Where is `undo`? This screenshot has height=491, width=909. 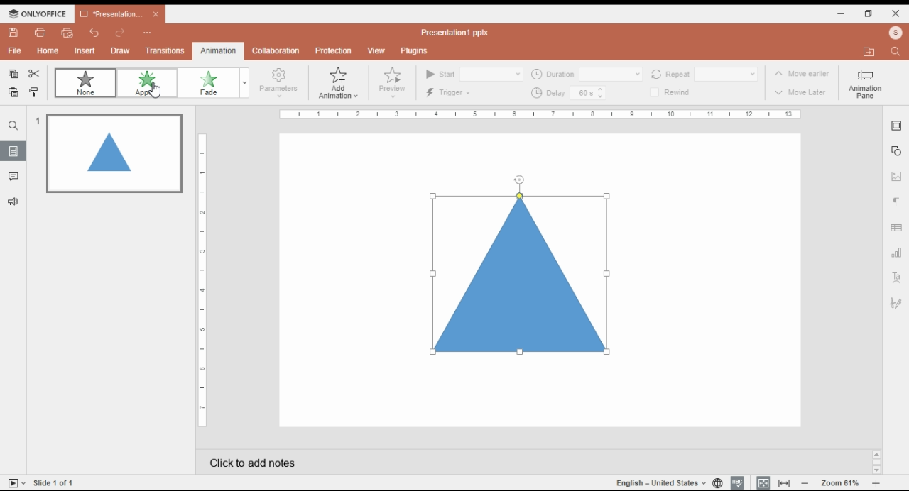
undo is located at coordinates (94, 33).